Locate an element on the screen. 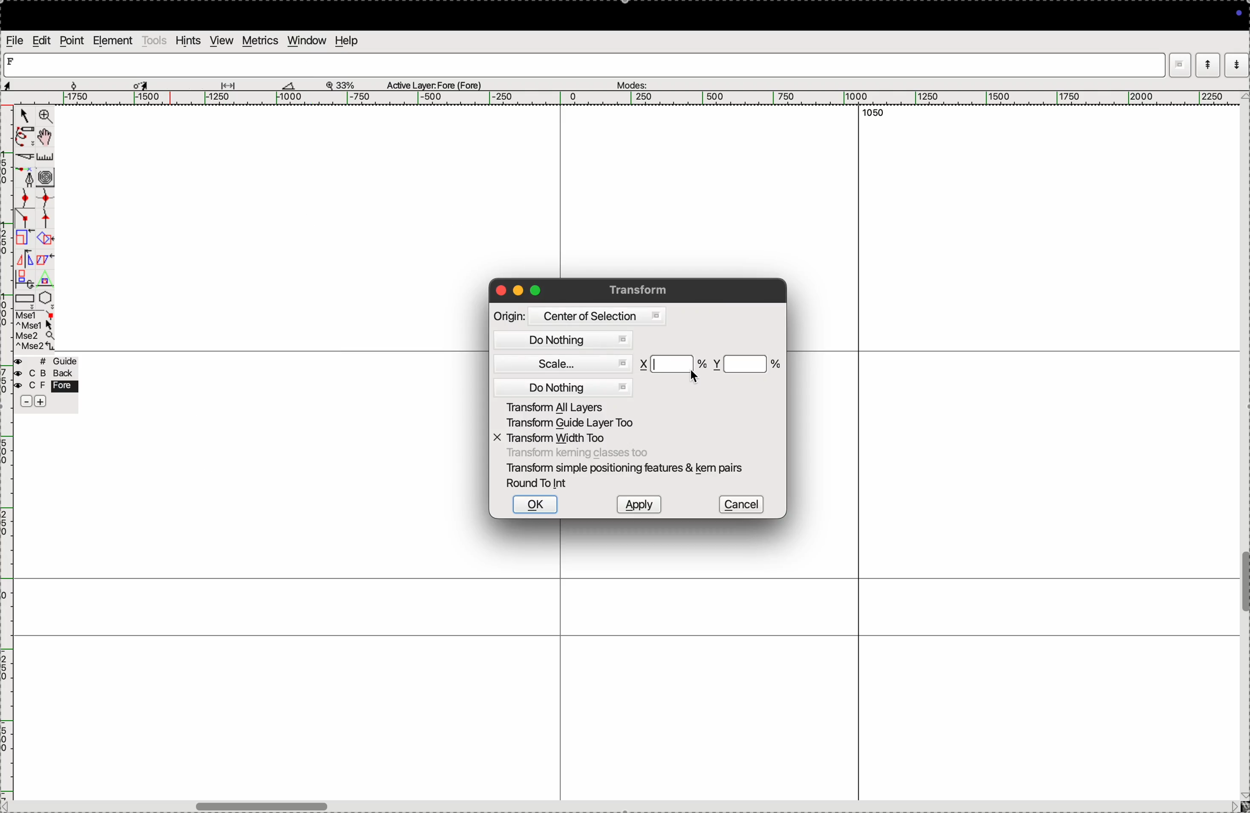 The width and height of the screenshot is (1250, 813). toggle is located at coordinates (46, 137).